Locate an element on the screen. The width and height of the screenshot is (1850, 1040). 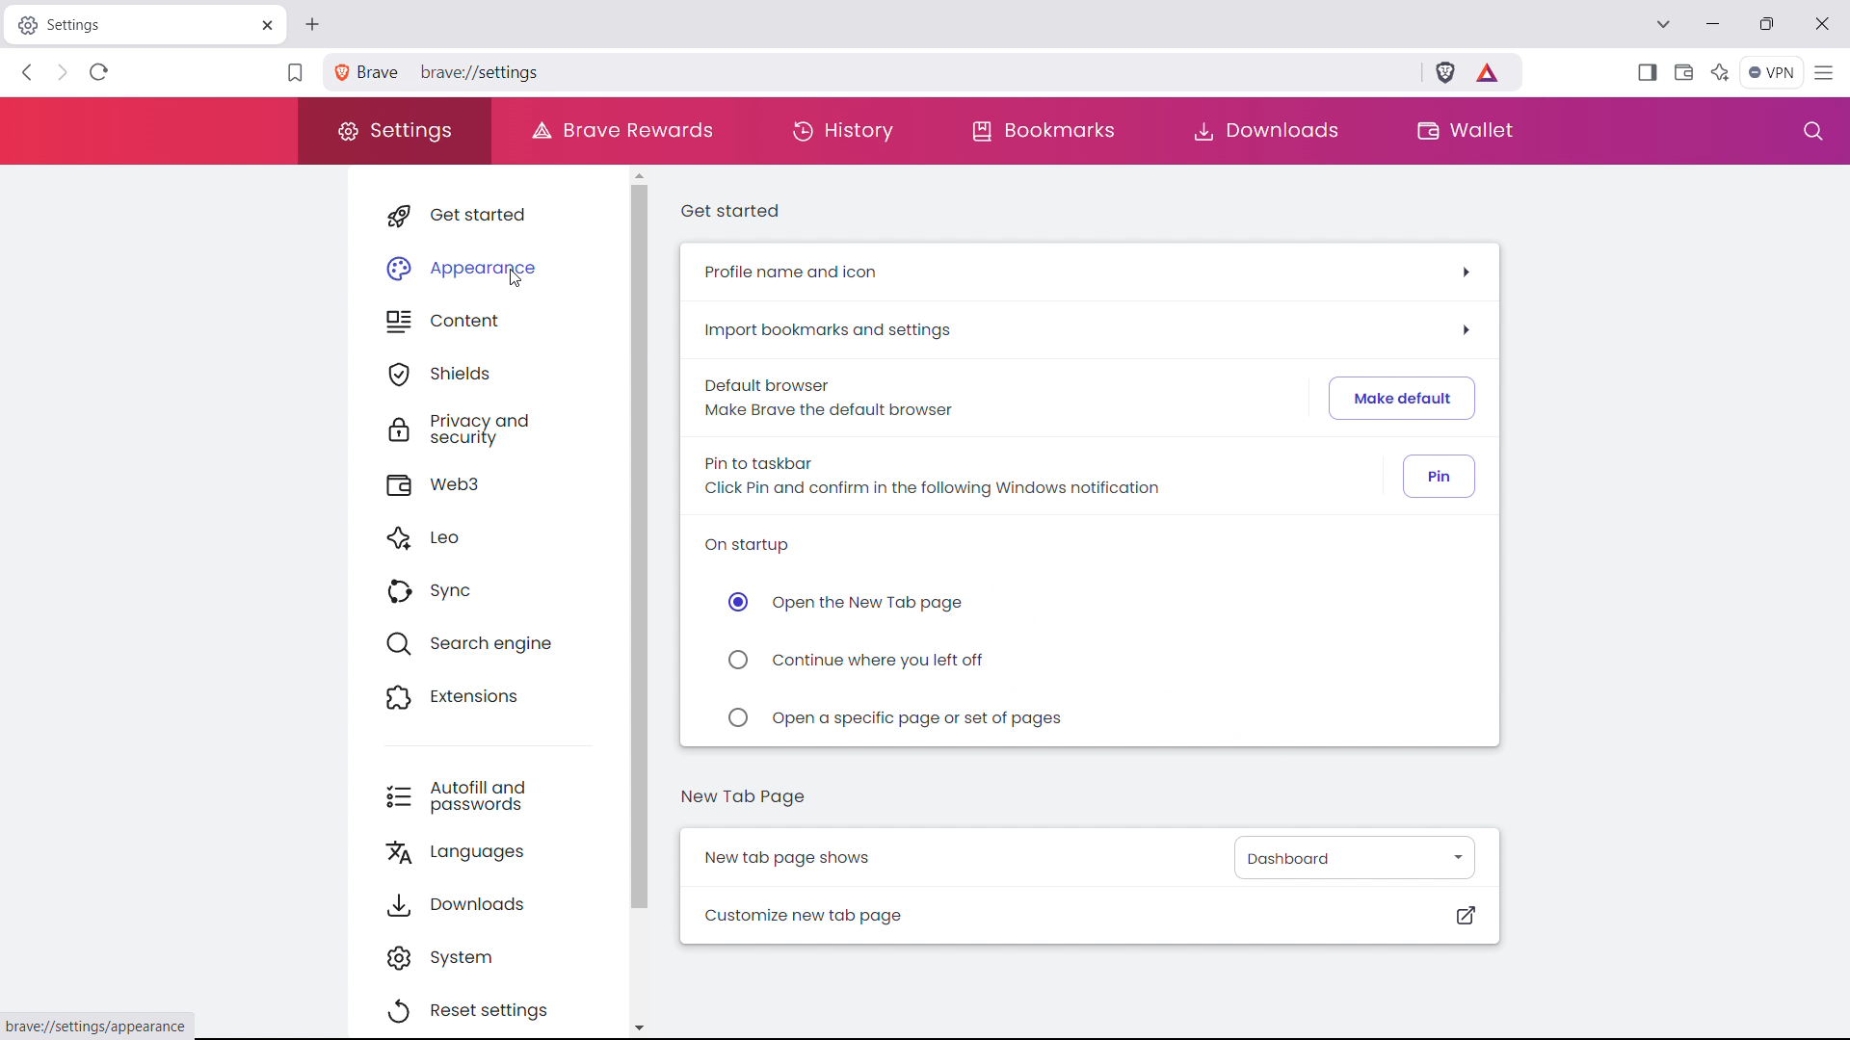
new tab page is located at coordinates (745, 796).